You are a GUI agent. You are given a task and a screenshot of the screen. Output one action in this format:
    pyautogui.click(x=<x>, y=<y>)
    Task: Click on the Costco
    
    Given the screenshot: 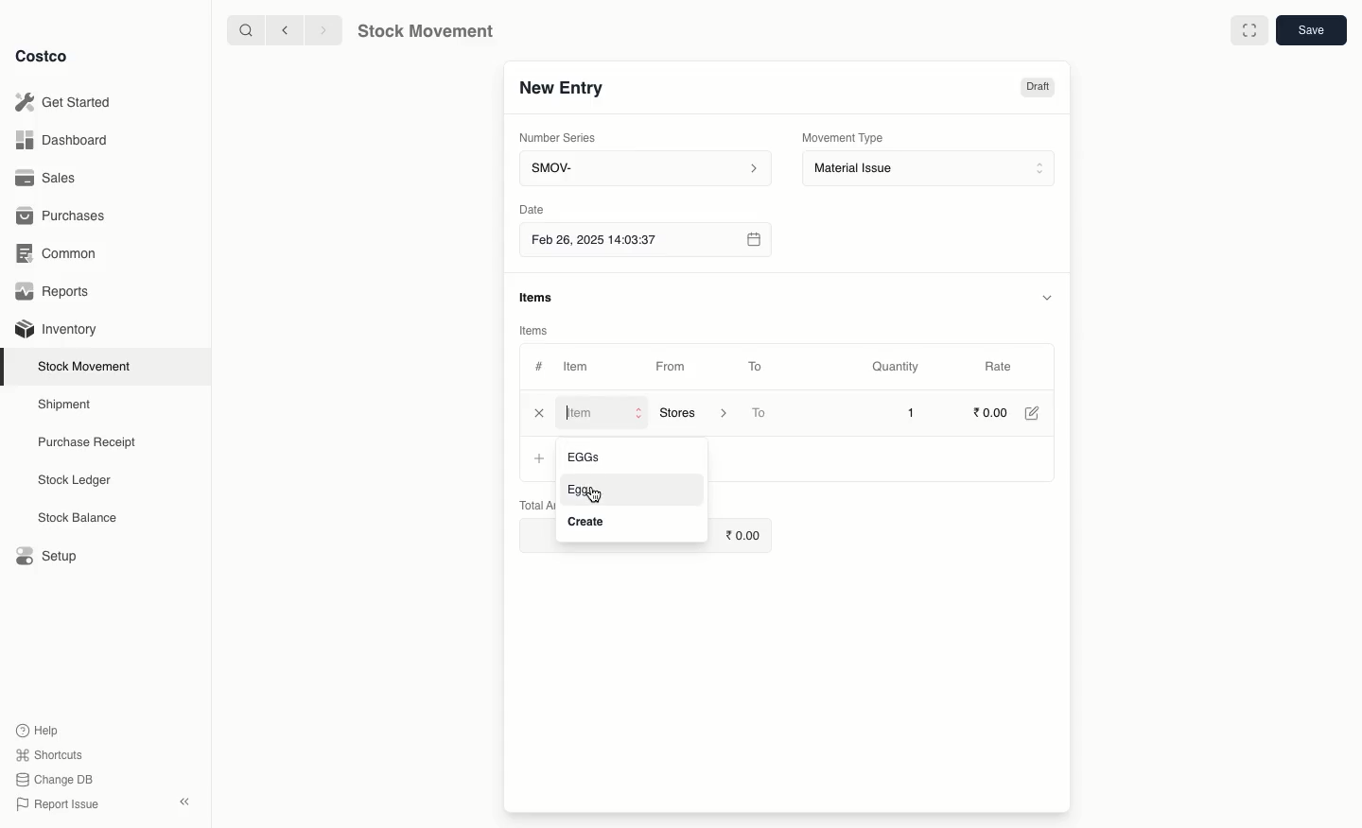 What is the action you would take?
    pyautogui.click(x=43, y=57)
    